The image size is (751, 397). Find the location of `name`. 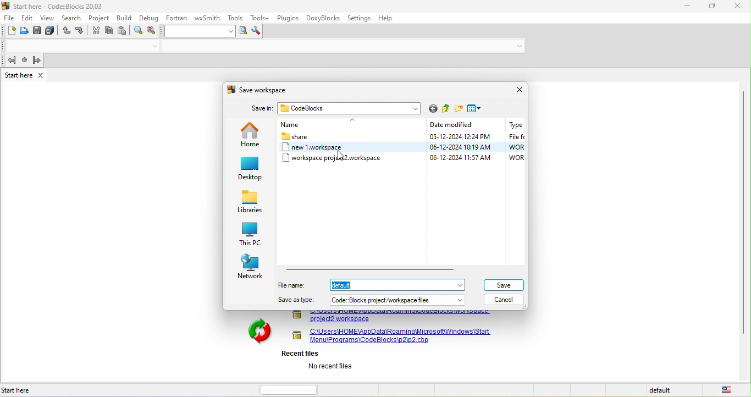

name is located at coordinates (327, 125).